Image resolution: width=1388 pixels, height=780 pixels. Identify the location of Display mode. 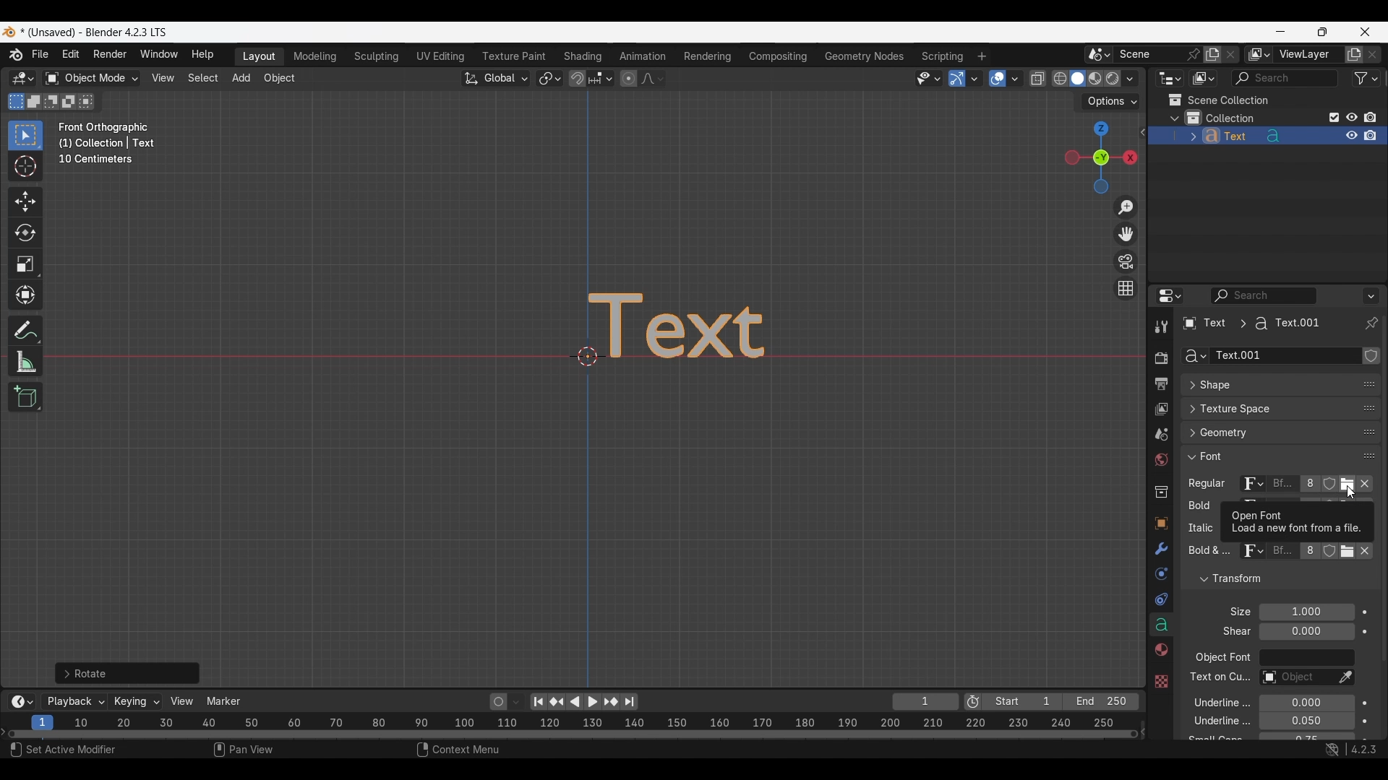
(1203, 79).